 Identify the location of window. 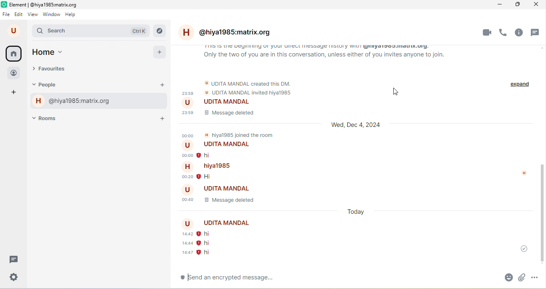
(52, 14).